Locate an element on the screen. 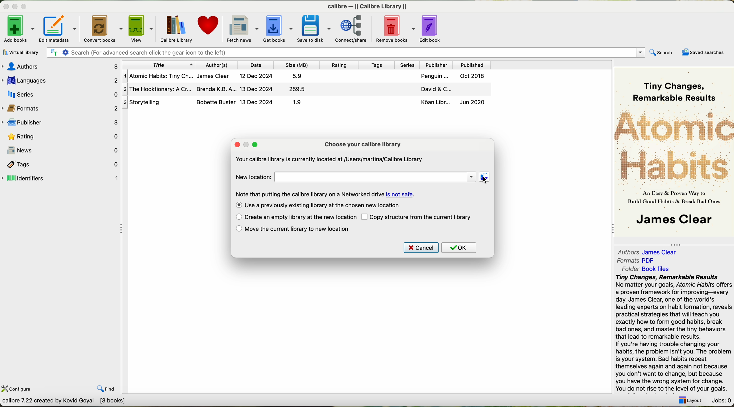  James Clear is located at coordinates (672, 220).